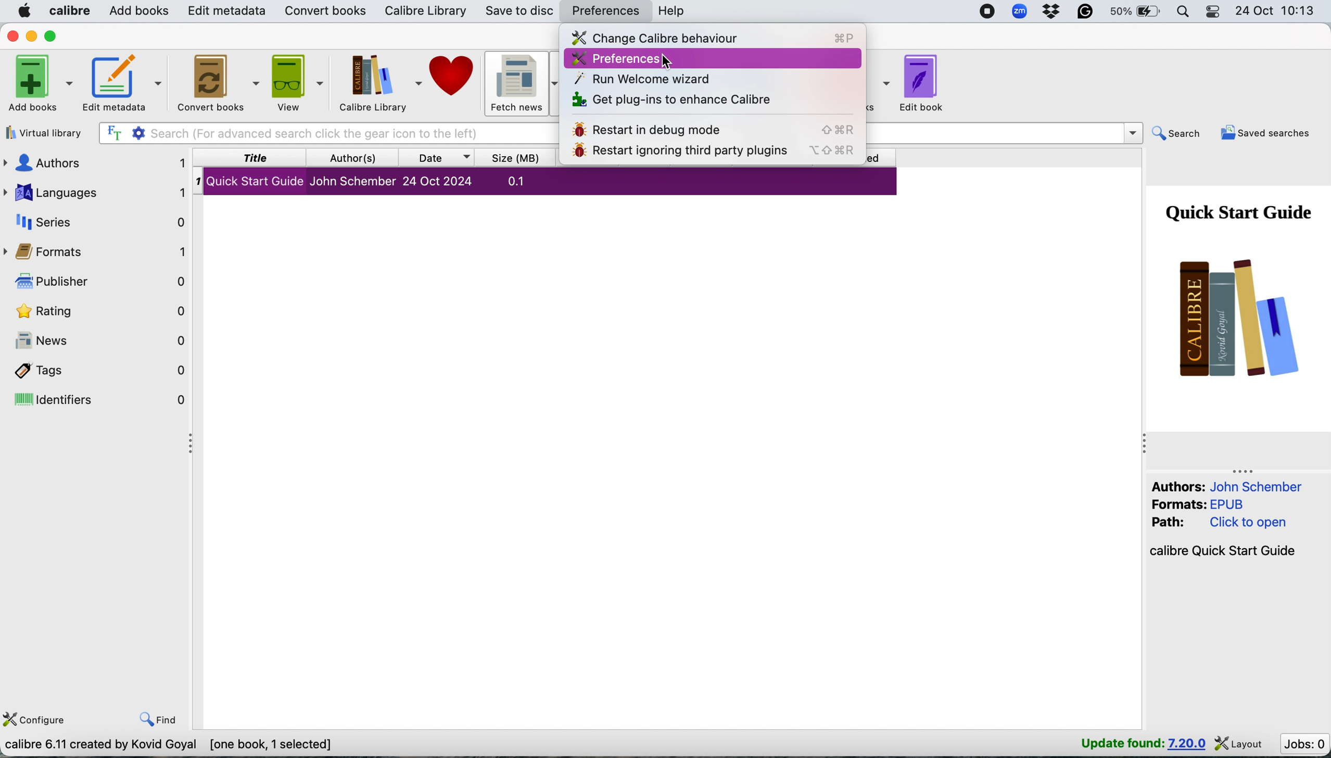 The height and width of the screenshot is (758, 1331). What do you see at coordinates (258, 158) in the screenshot?
I see `title` at bounding box center [258, 158].